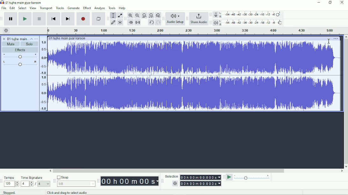 The width and height of the screenshot is (348, 195). Describe the element at coordinates (158, 22) in the screenshot. I see `Redo` at that location.